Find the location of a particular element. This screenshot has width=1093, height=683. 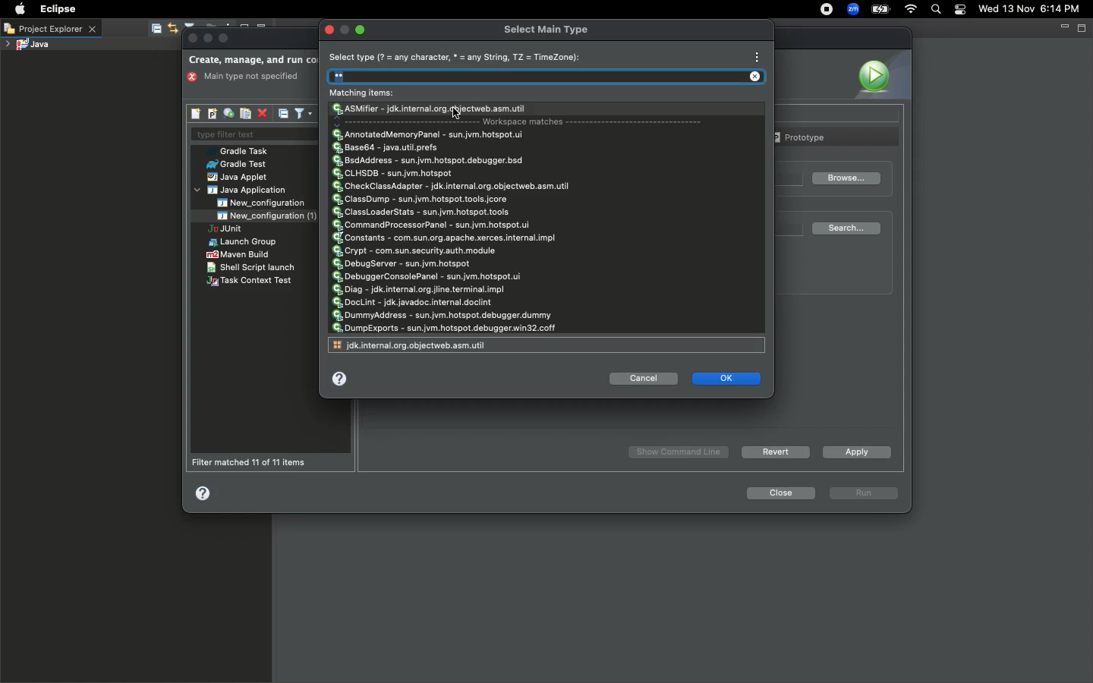

Filter matched 11 of 11 items is located at coordinates (254, 462).